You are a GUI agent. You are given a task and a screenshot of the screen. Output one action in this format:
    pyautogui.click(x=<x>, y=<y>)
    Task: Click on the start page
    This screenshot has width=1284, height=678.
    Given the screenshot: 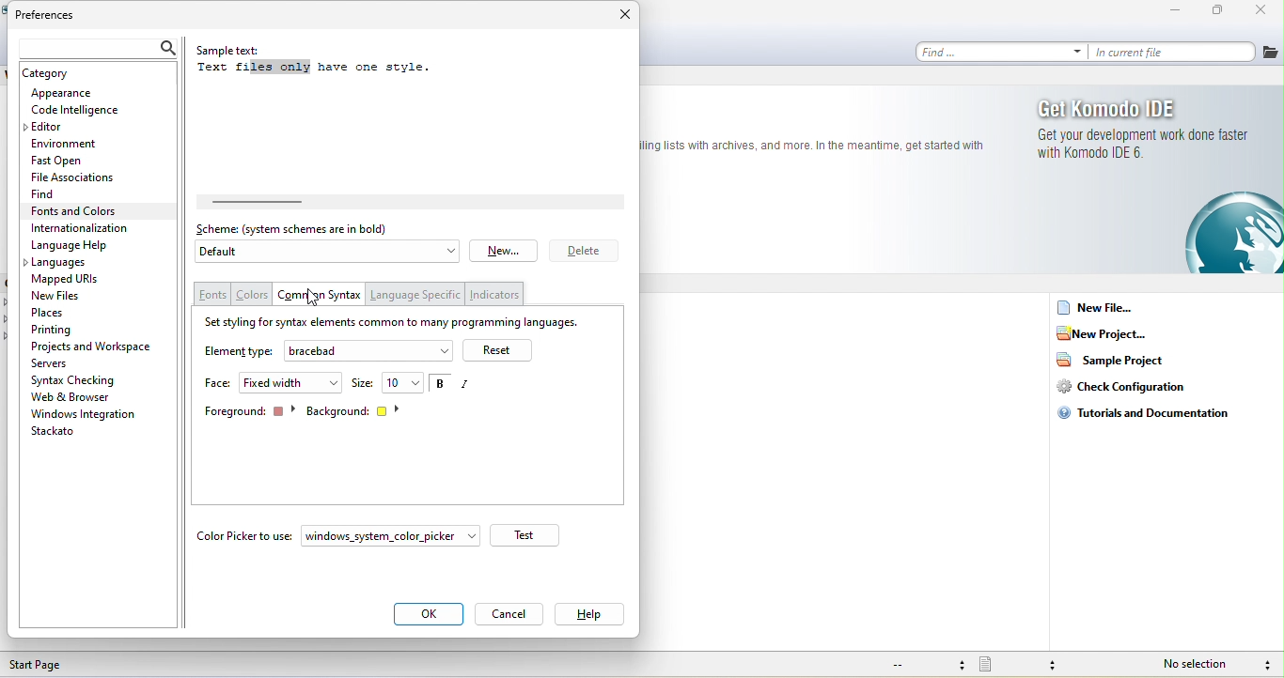 What is the action you would take?
    pyautogui.click(x=62, y=664)
    